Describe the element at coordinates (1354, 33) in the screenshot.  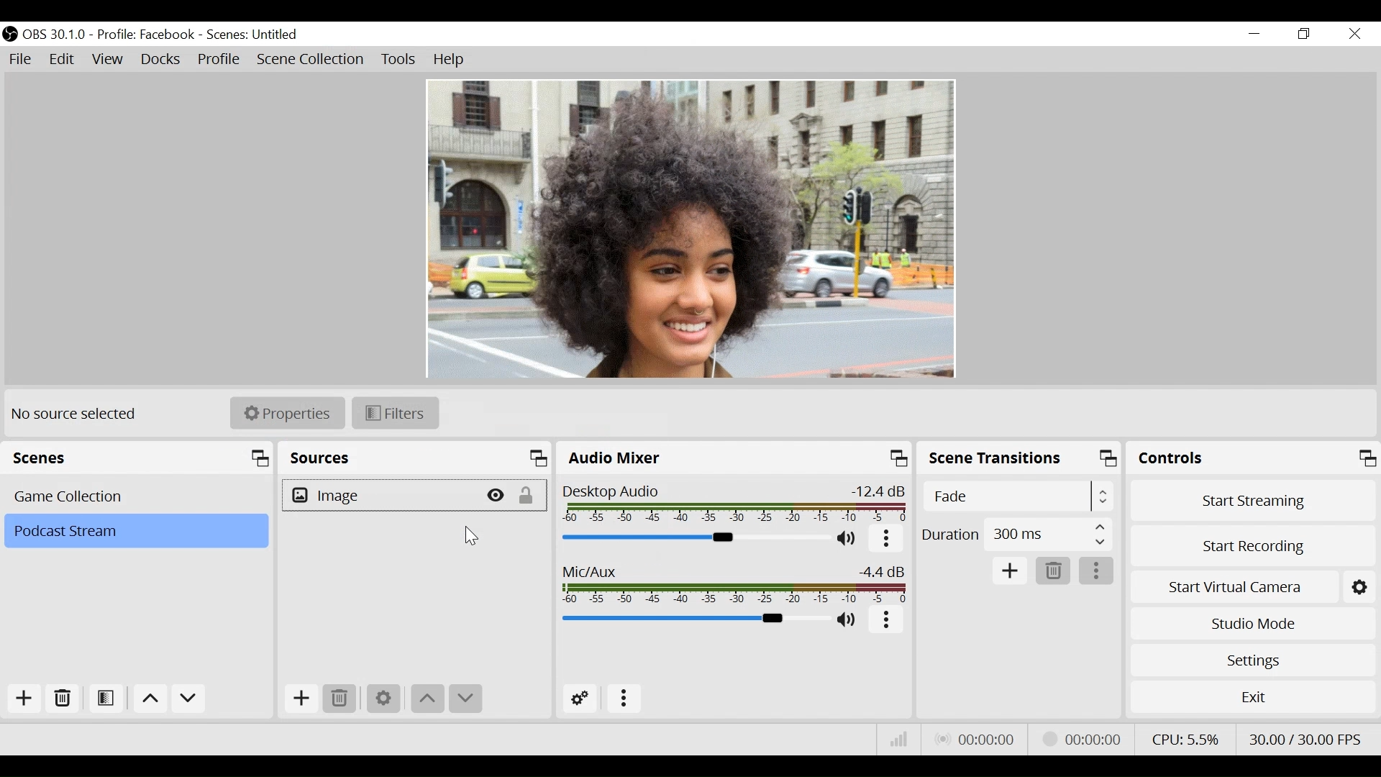
I see `Close` at that location.